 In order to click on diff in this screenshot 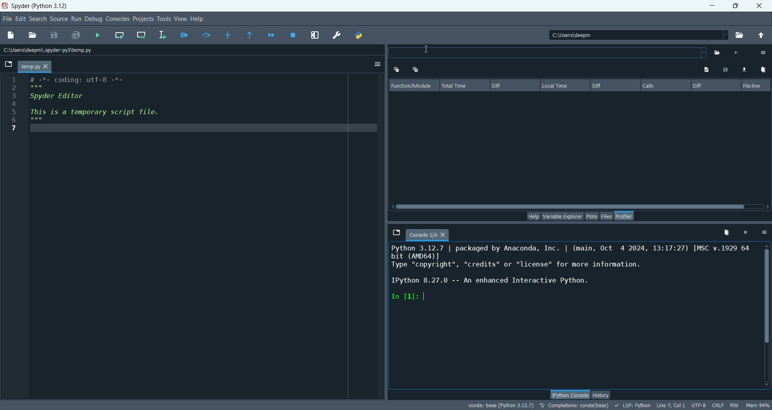, I will do `click(616, 85)`.